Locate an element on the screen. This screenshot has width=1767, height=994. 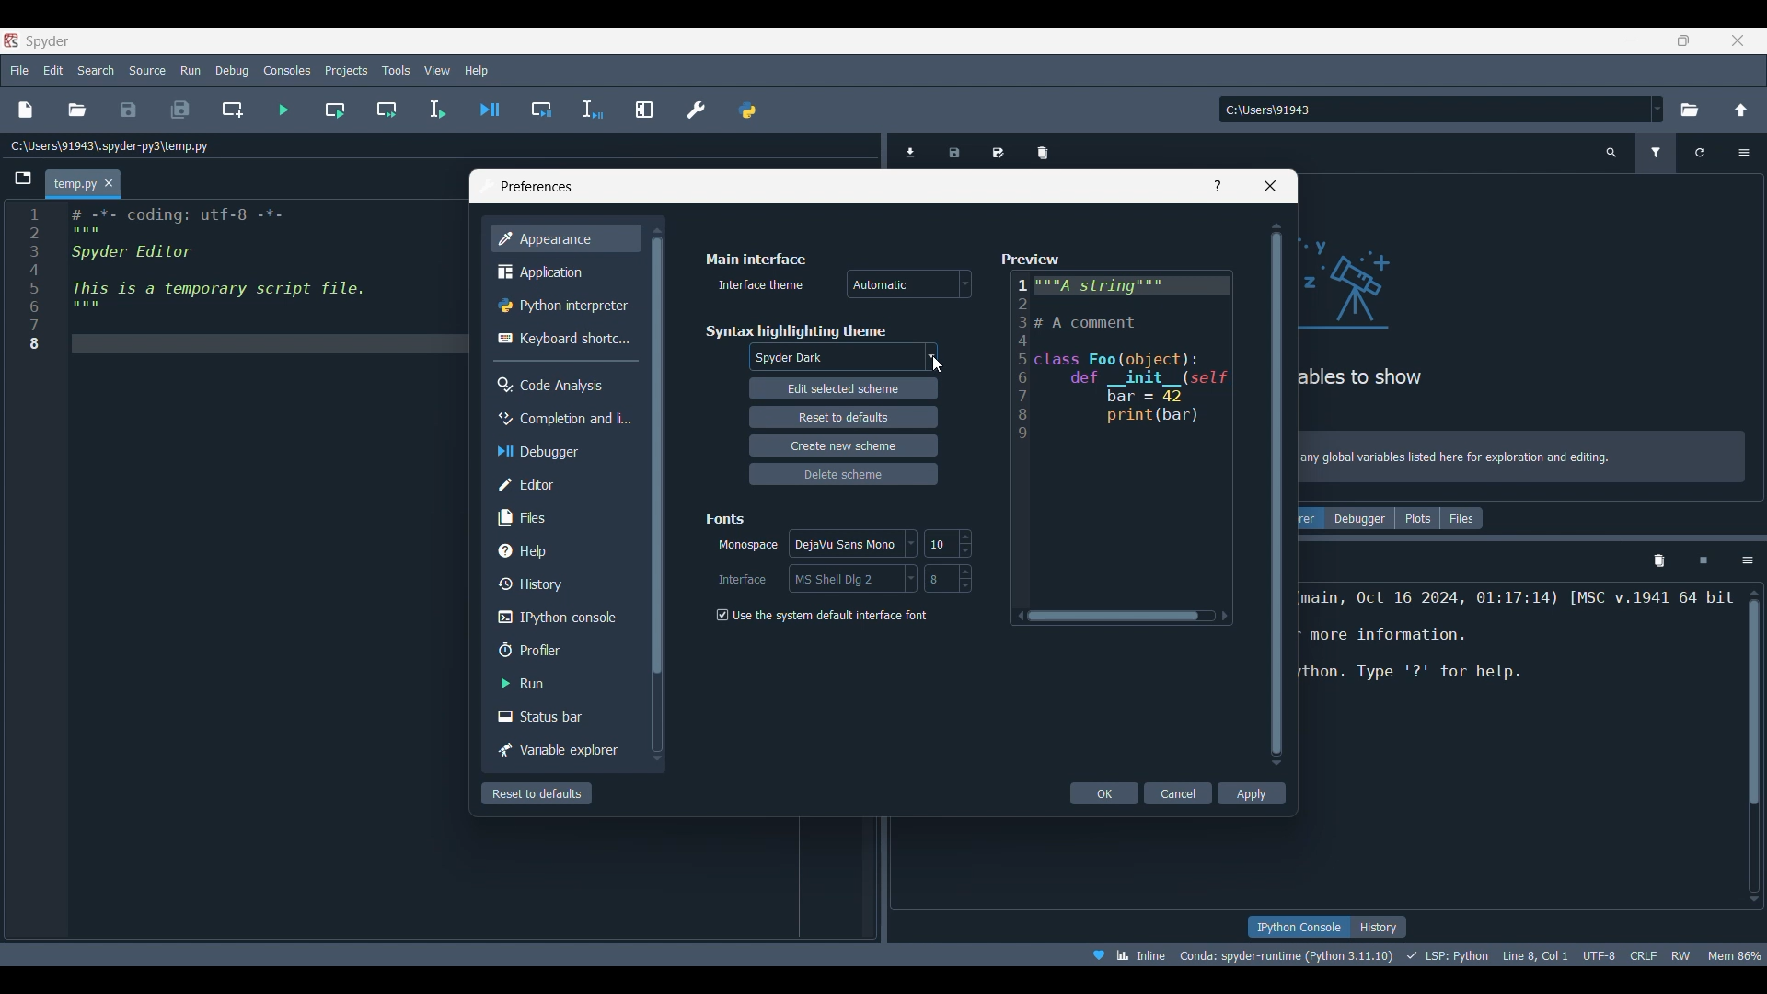
Refresh variables is located at coordinates (1700, 153).